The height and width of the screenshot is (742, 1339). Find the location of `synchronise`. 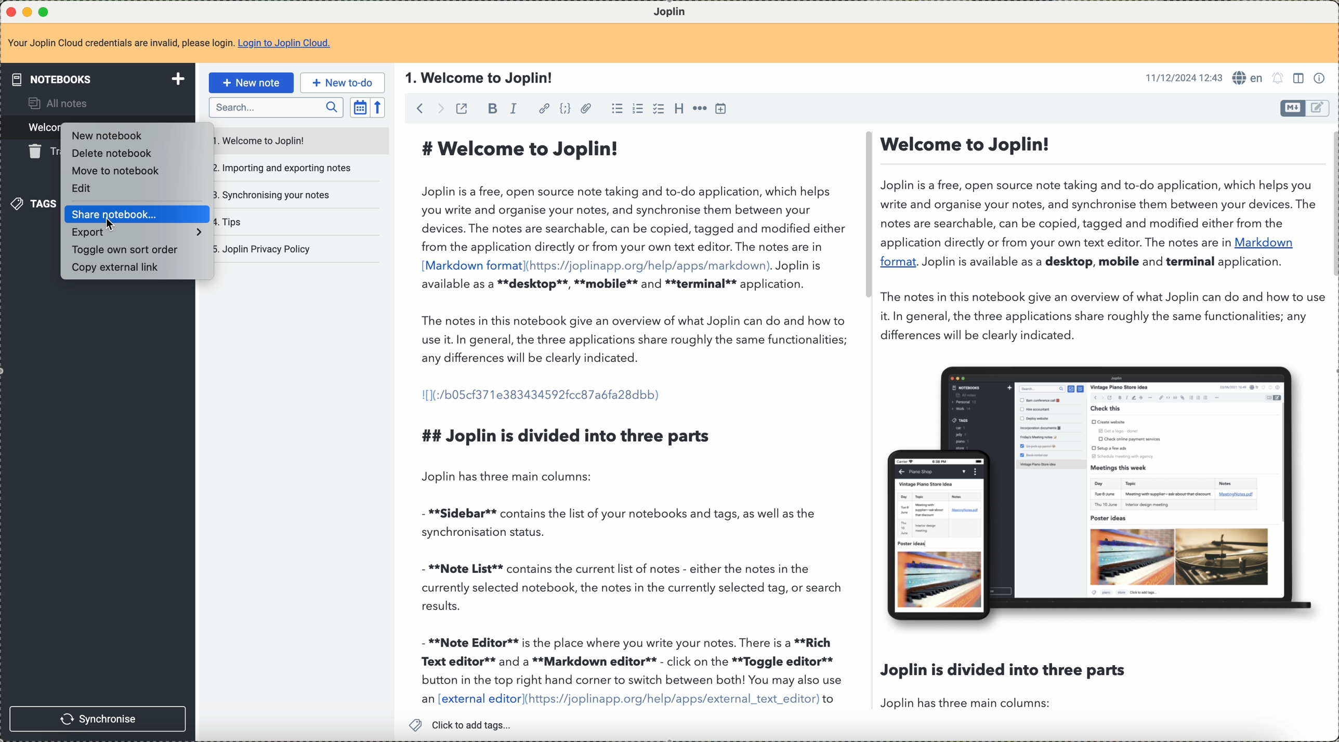

synchronise is located at coordinates (98, 718).